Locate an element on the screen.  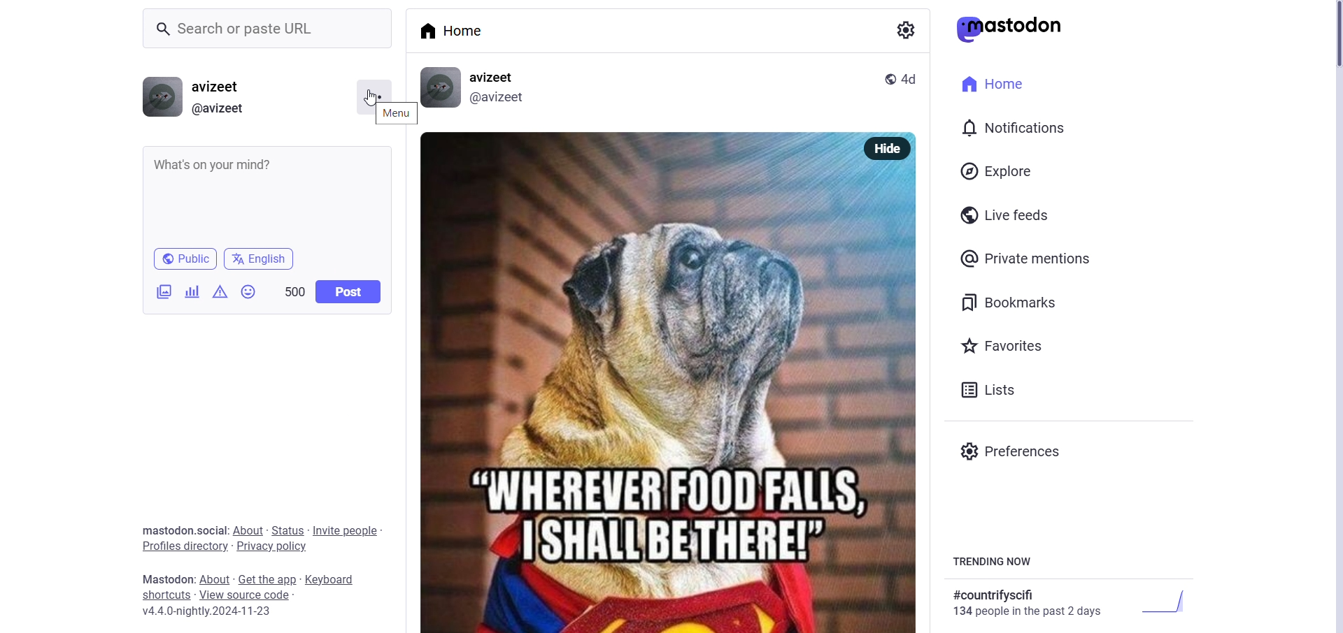
word limit is located at coordinates (294, 290).